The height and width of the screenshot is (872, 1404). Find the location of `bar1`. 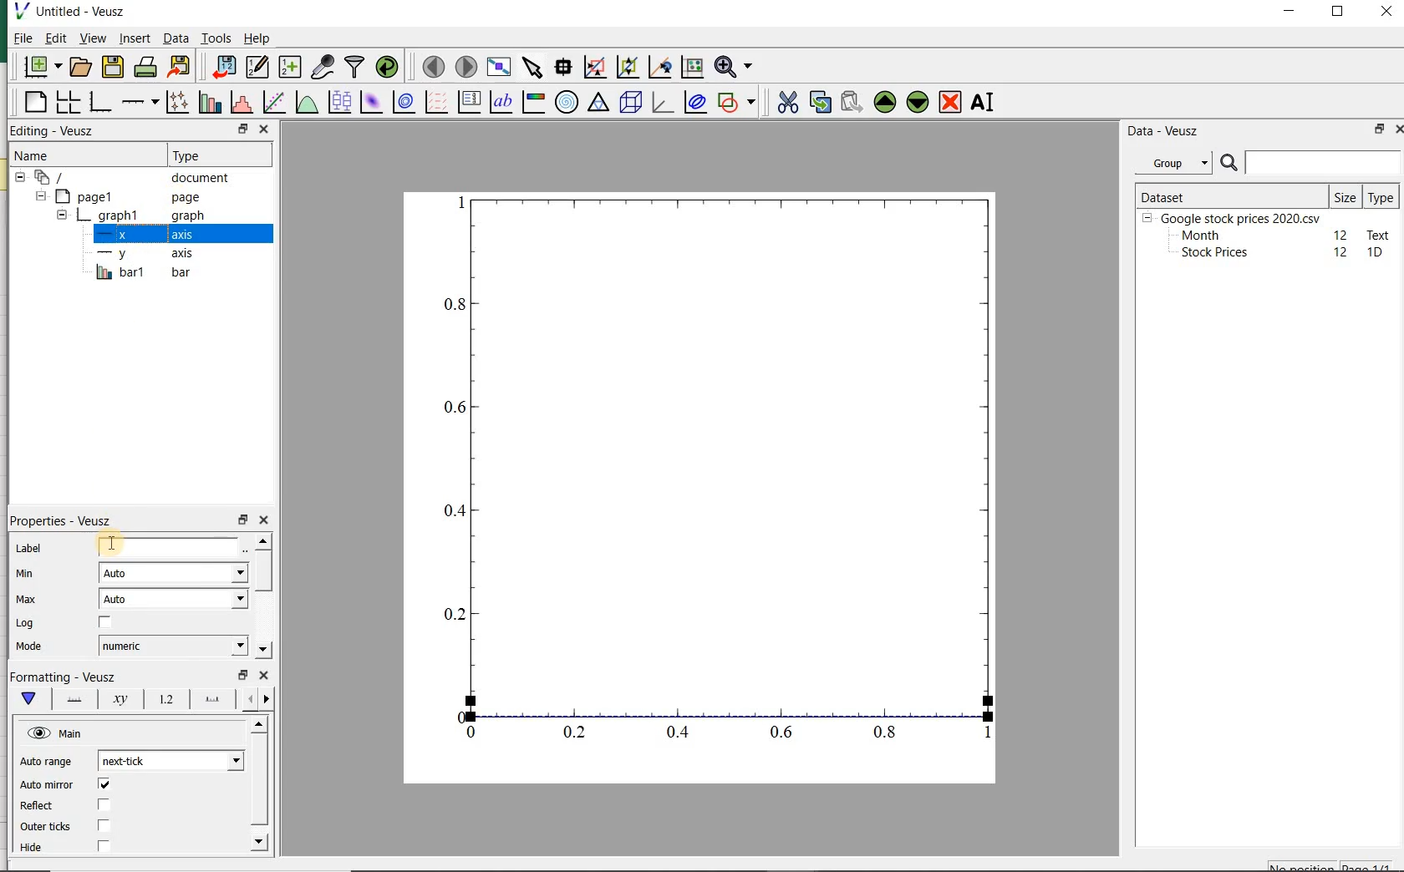

bar1 is located at coordinates (139, 273).